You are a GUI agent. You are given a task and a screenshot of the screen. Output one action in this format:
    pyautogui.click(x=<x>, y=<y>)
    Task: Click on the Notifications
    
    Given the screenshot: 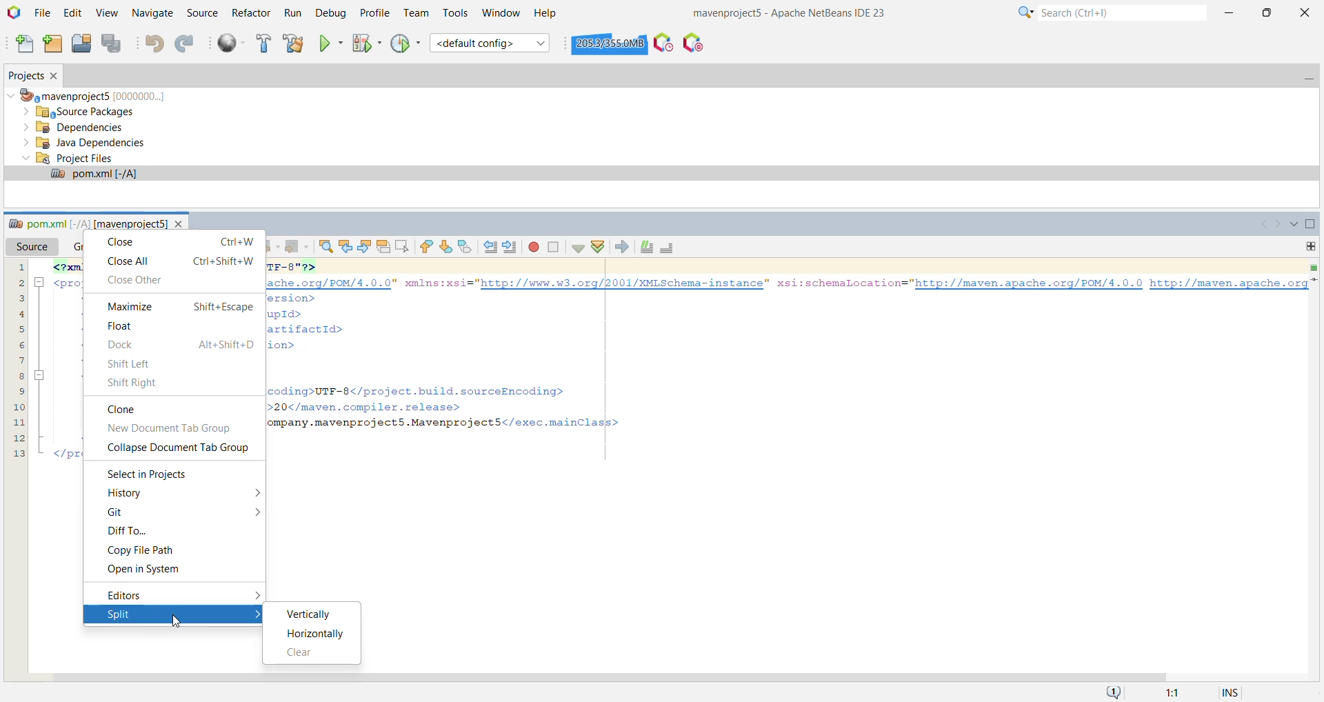 What is the action you would take?
    pyautogui.click(x=1111, y=692)
    